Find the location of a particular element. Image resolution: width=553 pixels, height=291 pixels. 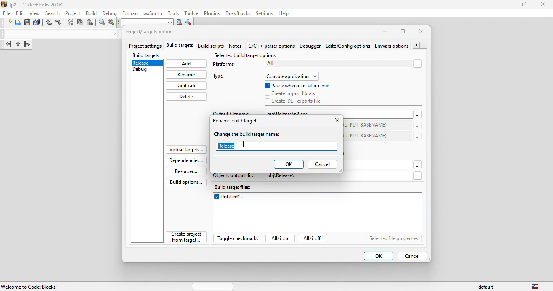

ir obj\Release\ is located at coordinates (291, 177).